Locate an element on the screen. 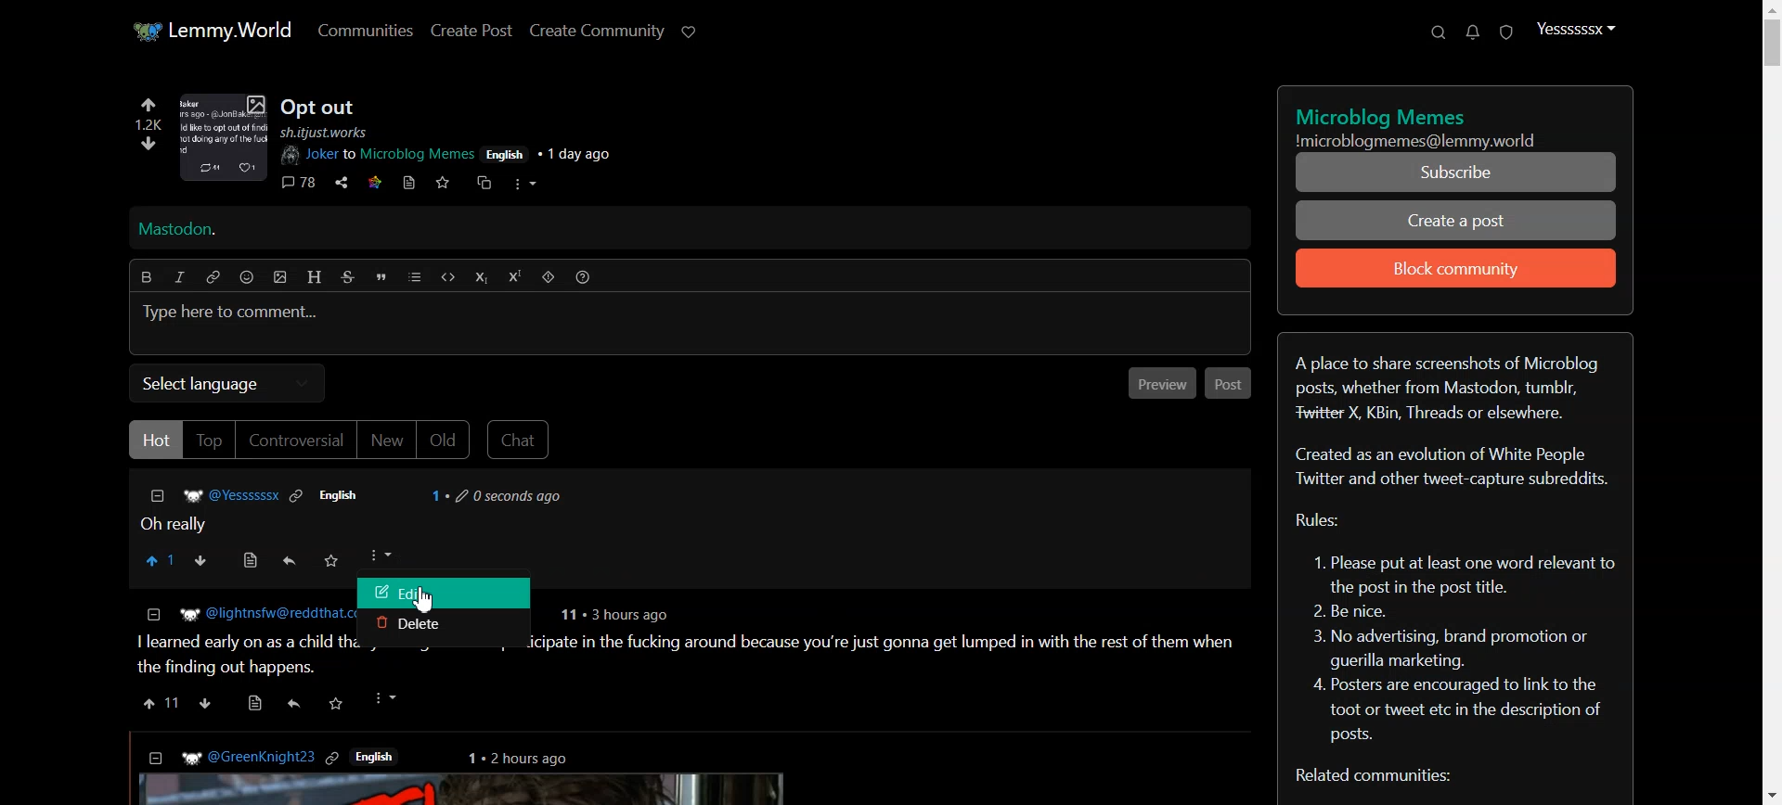 The image size is (1782, 805). Unread message is located at coordinates (1472, 32).